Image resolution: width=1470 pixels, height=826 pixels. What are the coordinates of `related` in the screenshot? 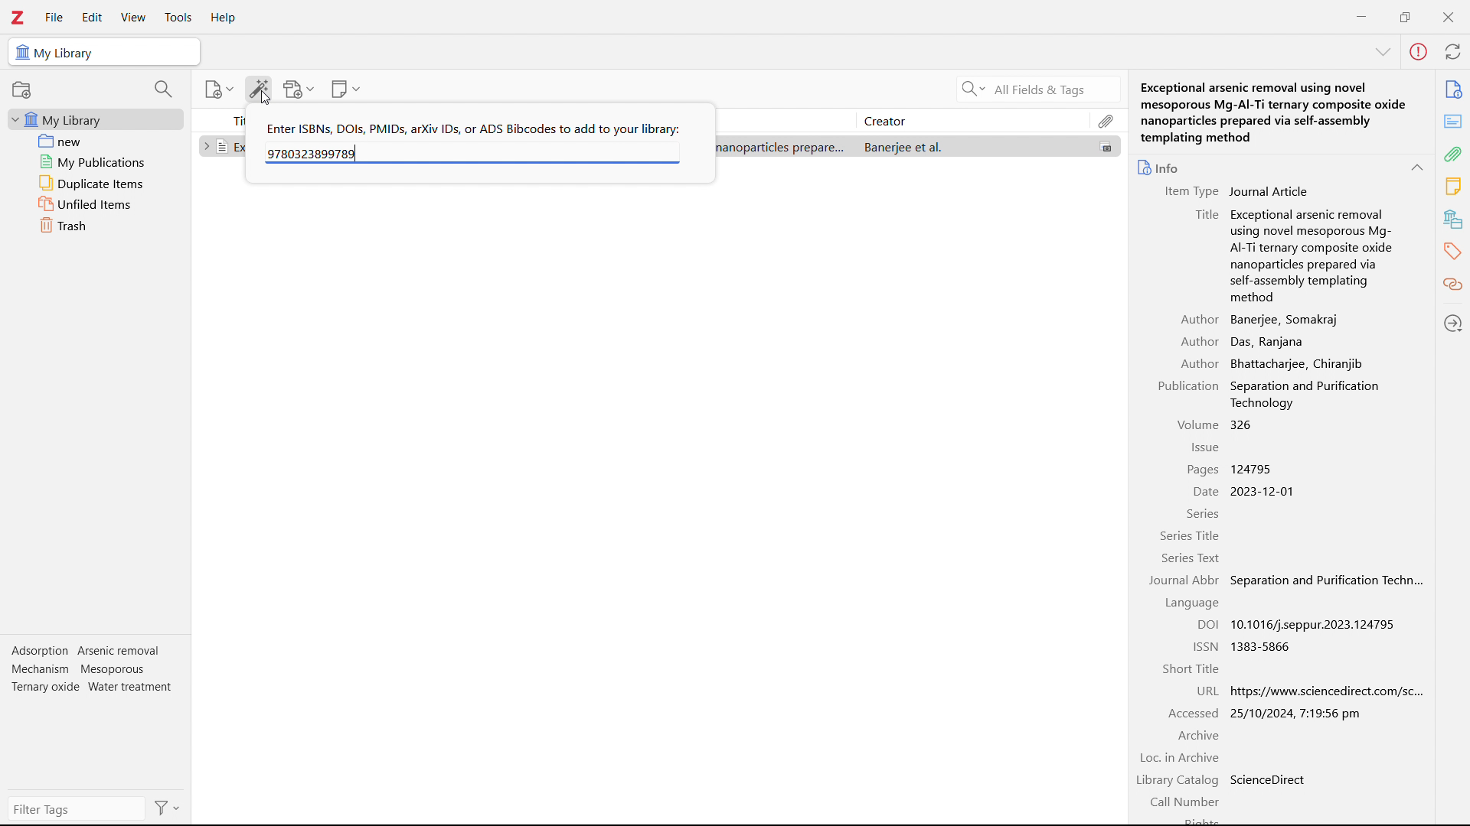 It's located at (1454, 285).